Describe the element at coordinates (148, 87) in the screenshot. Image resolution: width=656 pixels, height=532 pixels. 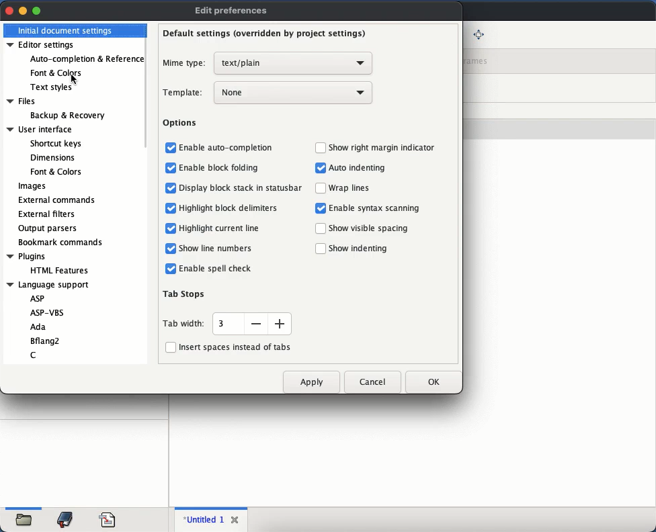
I see `scroll` at that location.